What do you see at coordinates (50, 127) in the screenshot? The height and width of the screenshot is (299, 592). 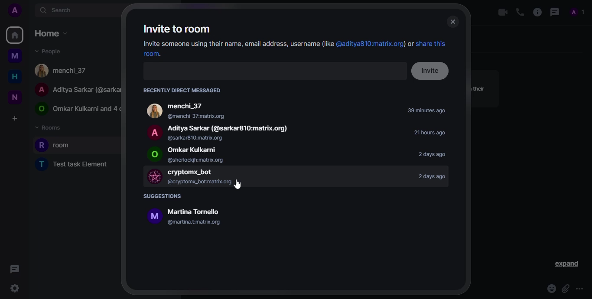 I see `rooms` at bounding box center [50, 127].